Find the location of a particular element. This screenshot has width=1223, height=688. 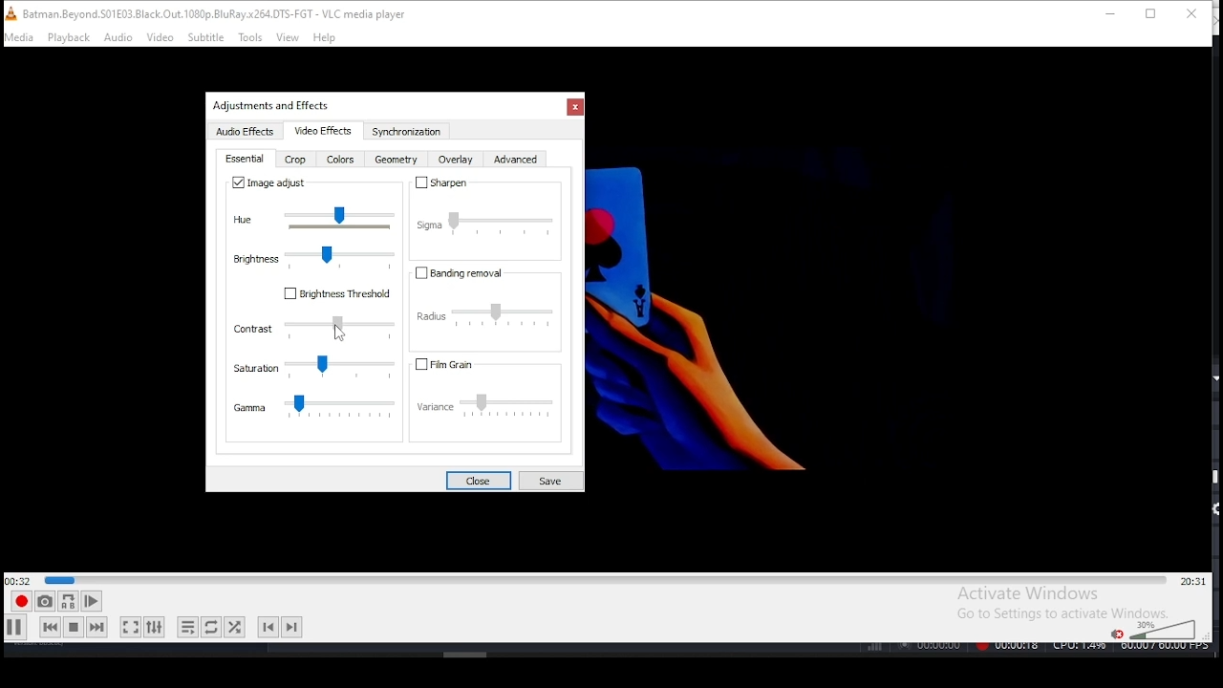

restore is located at coordinates (1150, 15).